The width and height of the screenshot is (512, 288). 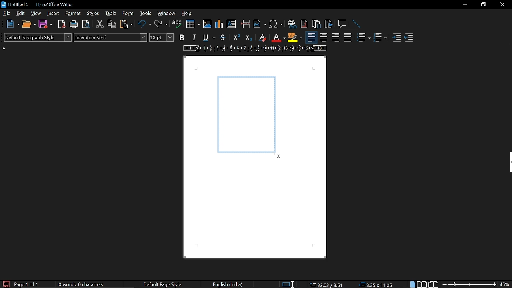 What do you see at coordinates (363, 38) in the screenshot?
I see `toggle unordered list` at bounding box center [363, 38].